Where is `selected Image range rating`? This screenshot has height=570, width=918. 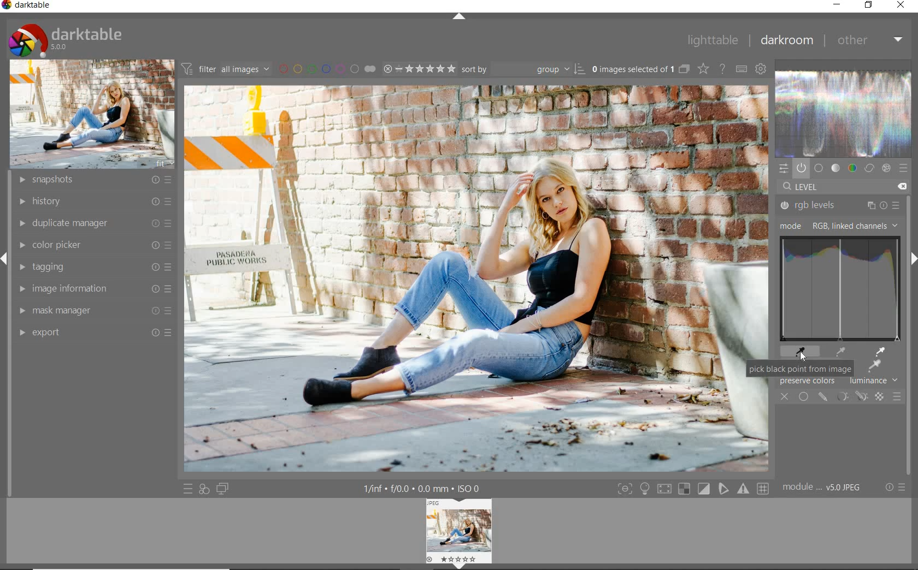 selected Image range rating is located at coordinates (419, 70).